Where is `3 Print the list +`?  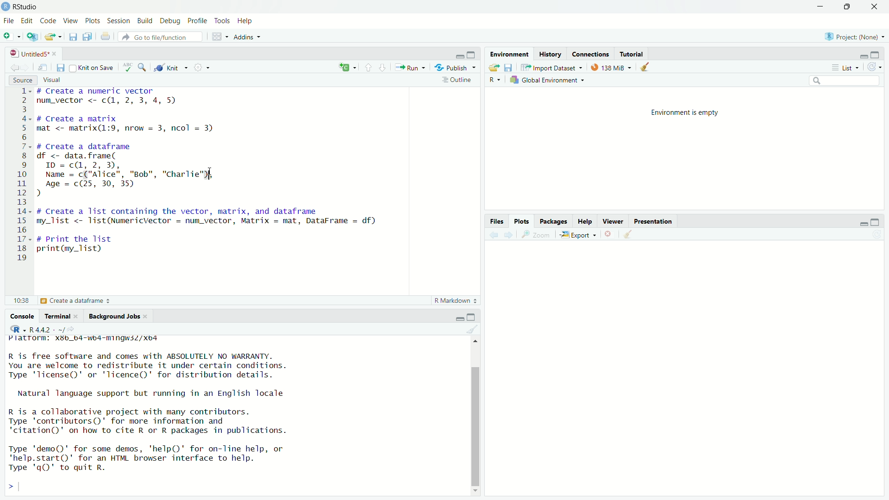
3 Print the list + is located at coordinates (74, 301).